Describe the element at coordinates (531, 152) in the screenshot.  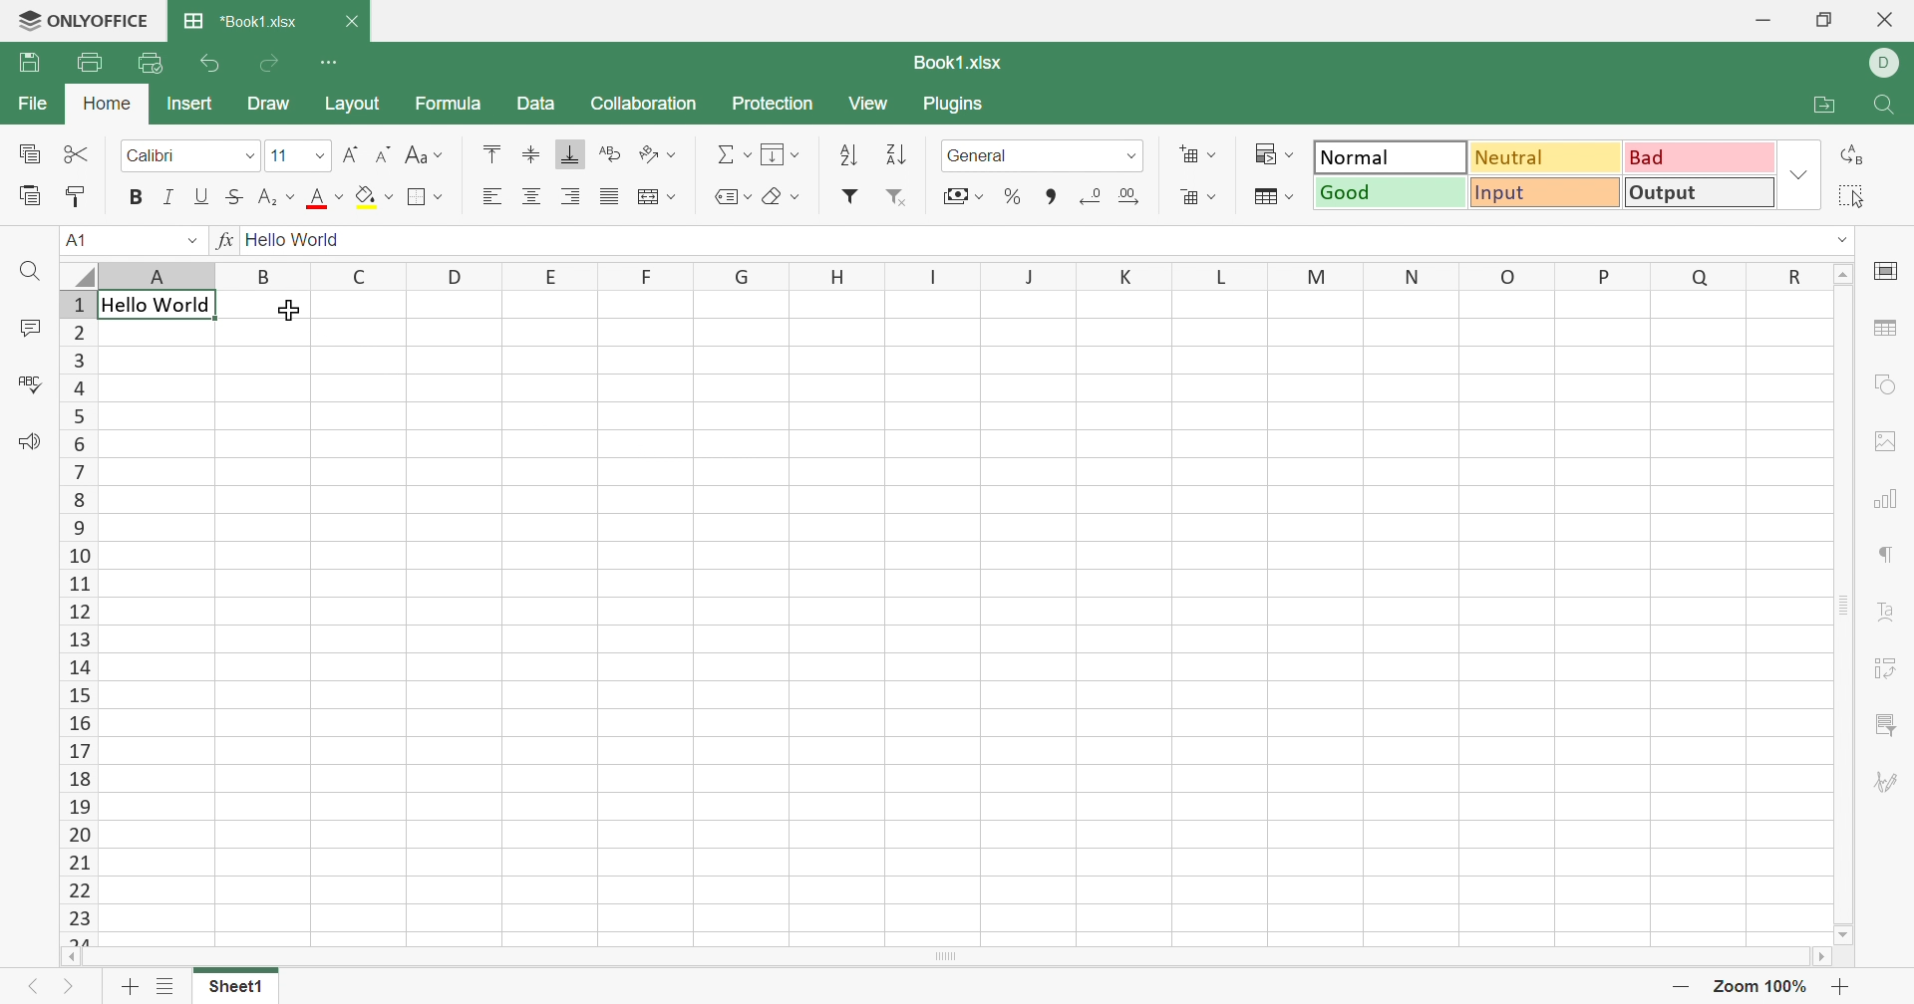
I see `Align middle` at that location.